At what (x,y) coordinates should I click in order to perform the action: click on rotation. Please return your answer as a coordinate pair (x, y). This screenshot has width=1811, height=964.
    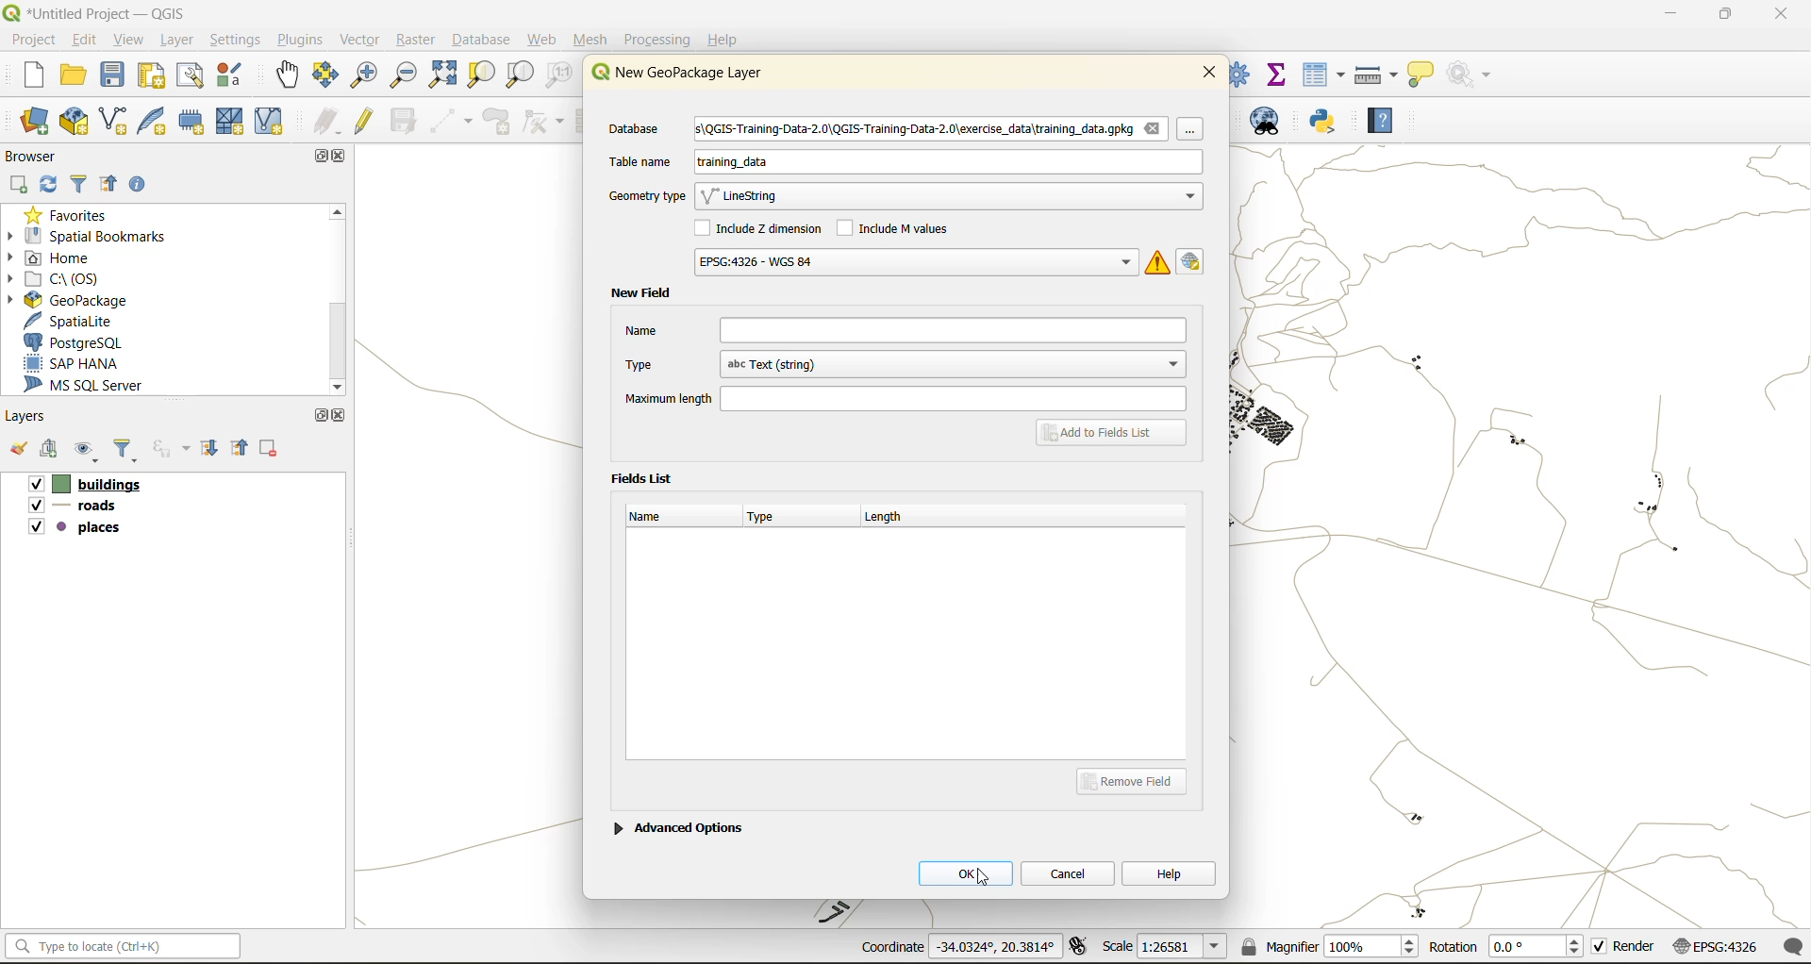
    Looking at the image, I should click on (1506, 948).